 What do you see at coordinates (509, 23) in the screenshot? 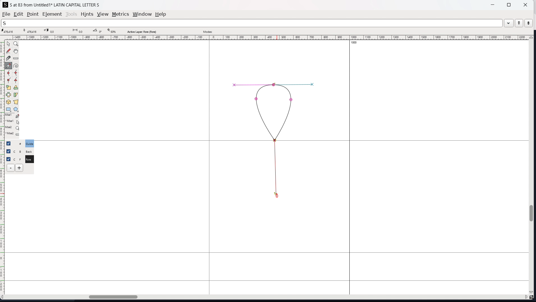
I see `dropdown` at bounding box center [509, 23].